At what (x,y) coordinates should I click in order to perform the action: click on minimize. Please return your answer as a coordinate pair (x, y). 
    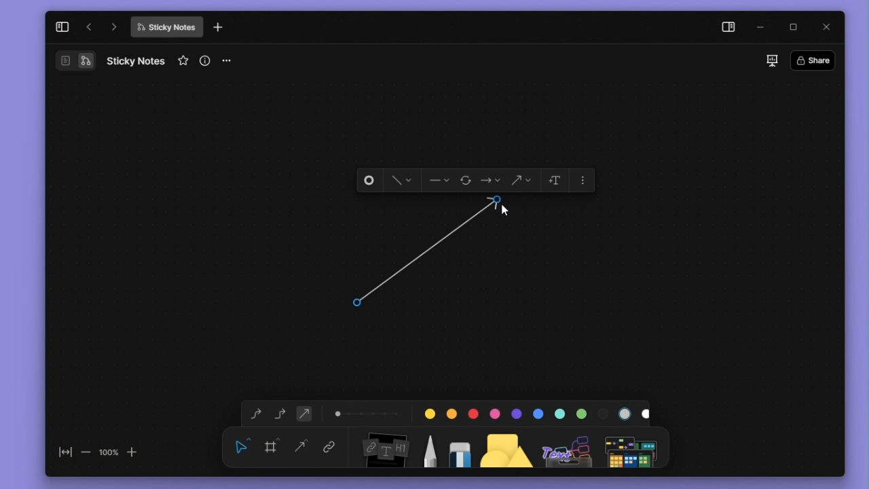
    Looking at the image, I should click on (764, 28).